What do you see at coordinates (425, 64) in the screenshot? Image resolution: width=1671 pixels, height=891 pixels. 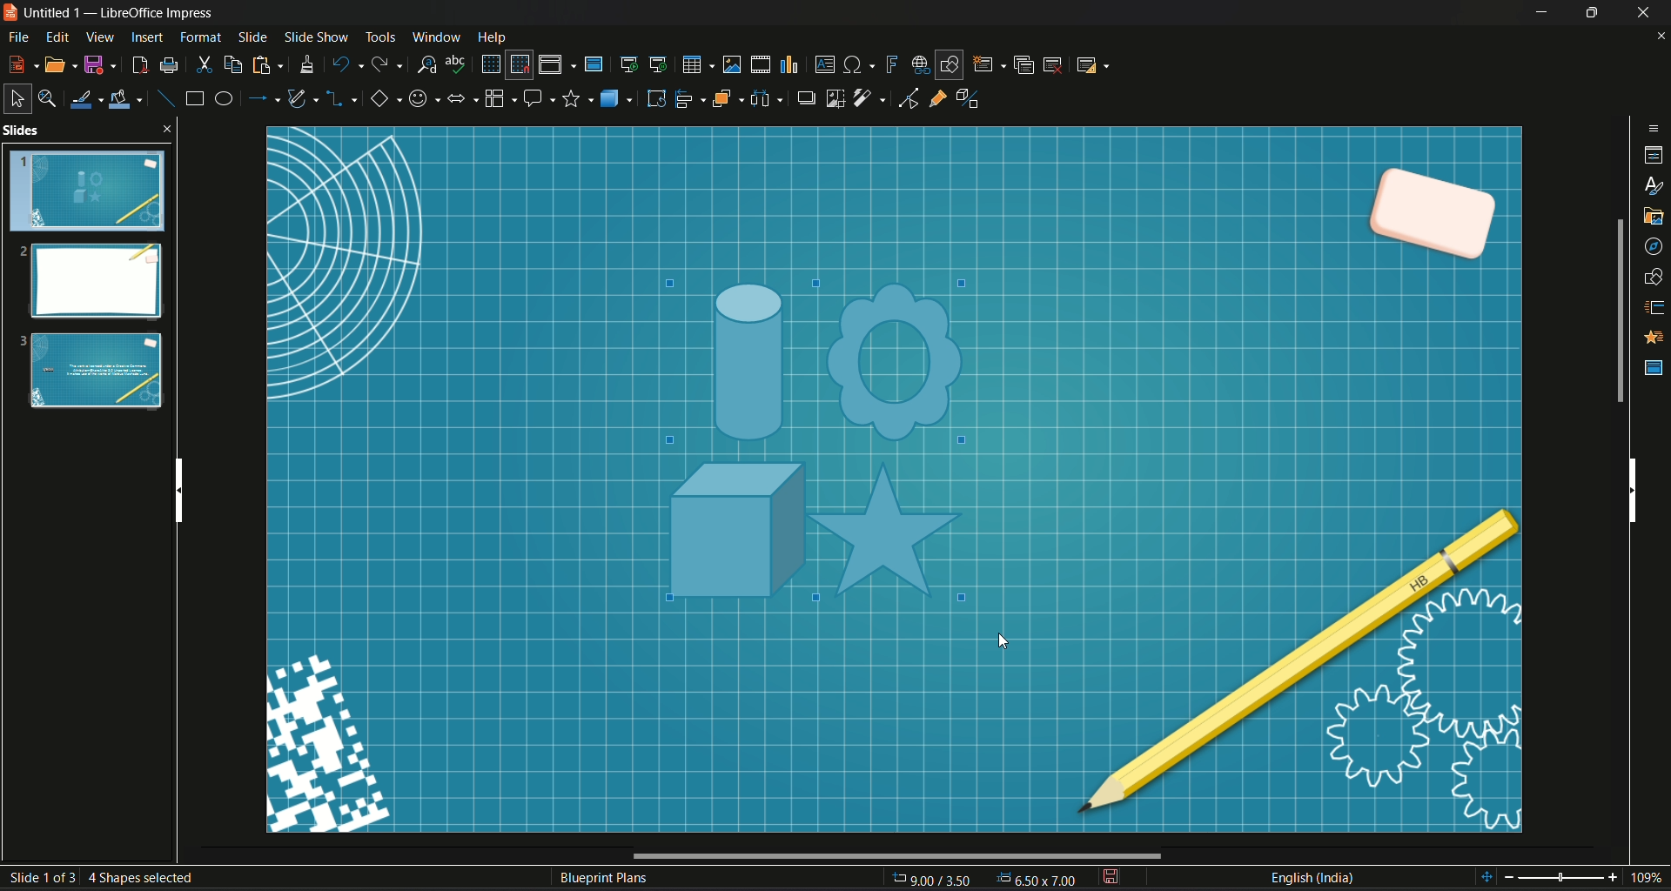 I see `find and replace` at bounding box center [425, 64].